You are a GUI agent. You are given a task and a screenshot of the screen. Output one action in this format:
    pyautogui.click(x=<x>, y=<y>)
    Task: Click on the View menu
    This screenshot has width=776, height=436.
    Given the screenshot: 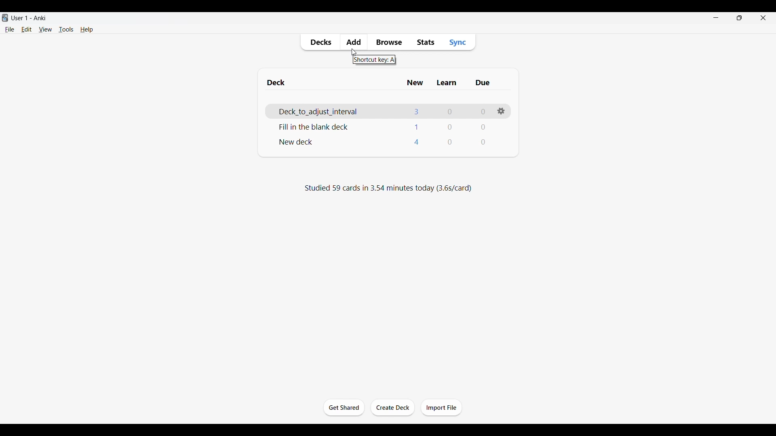 What is the action you would take?
    pyautogui.click(x=46, y=29)
    